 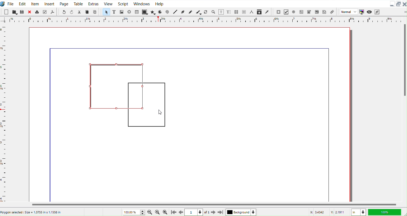 What do you see at coordinates (286, 12) in the screenshot?
I see `PDF Check box` at bounding box center [286, 12].